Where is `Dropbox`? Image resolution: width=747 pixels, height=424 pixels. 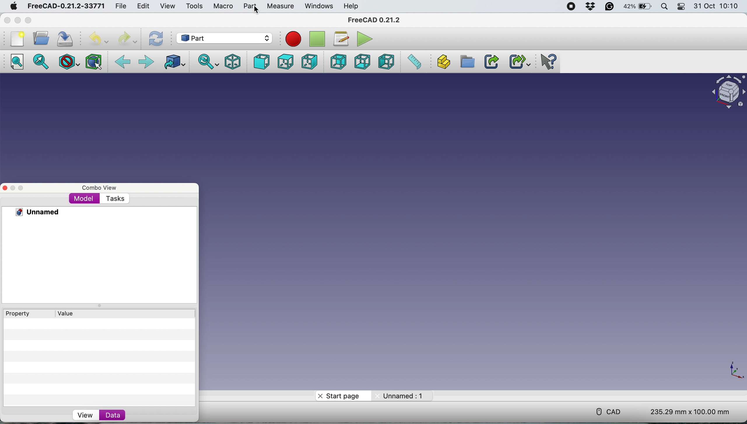
Dropbox is located at coordinates (591, 7).